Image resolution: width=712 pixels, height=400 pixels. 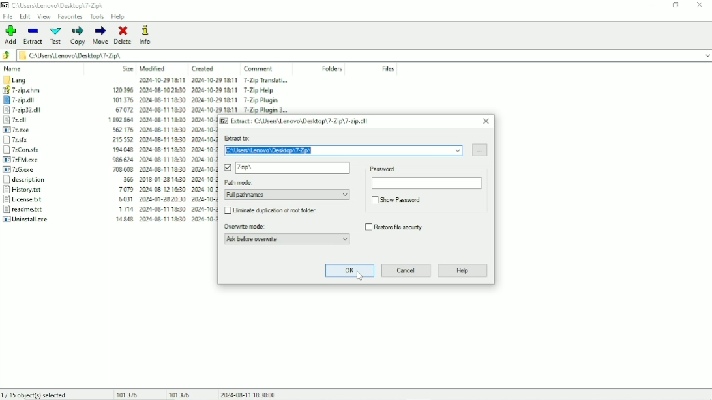 What do you see at coordinates (389, 68) in the screenshot?
I see `Files` at bounding box center [389, 68].